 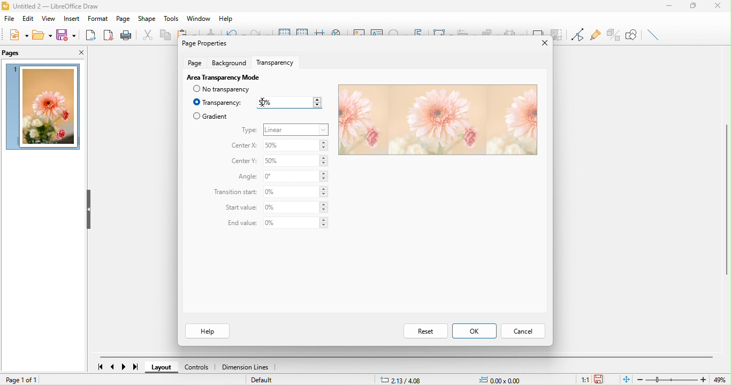 I want to click on page properties, so click(x=203, y=43).